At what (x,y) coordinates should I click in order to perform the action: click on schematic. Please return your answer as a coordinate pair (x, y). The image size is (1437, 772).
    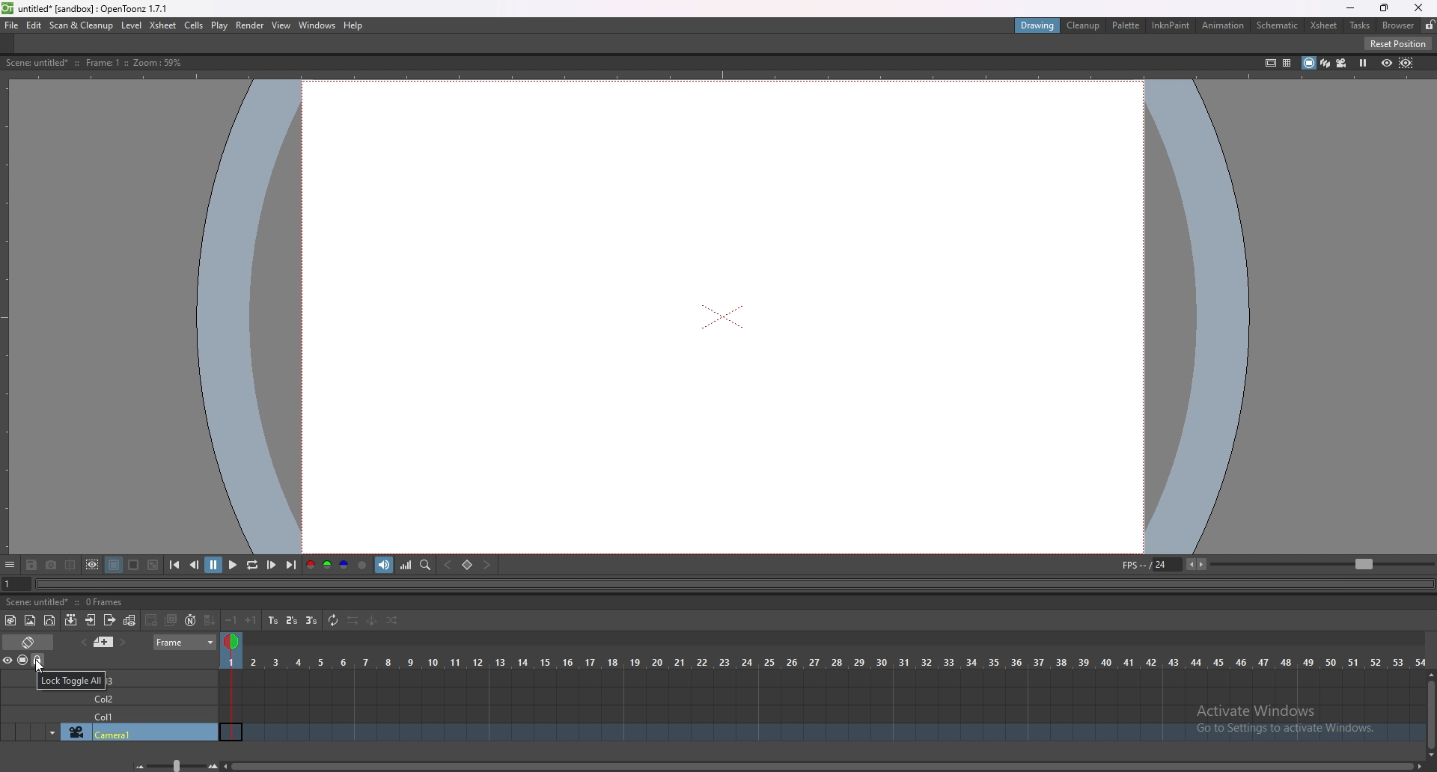
    Looking at the image, I should click on (1278, 25).